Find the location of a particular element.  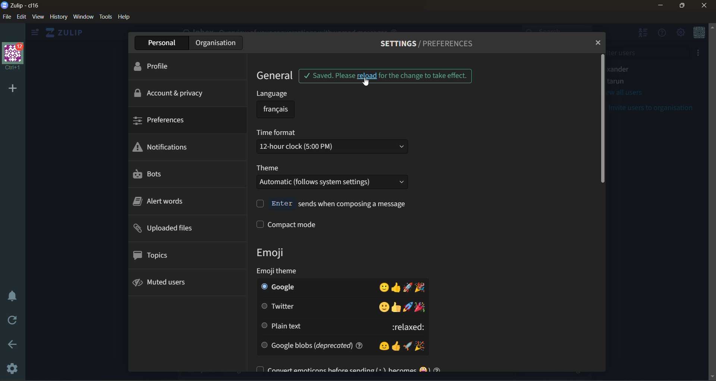

notifications is located at coordinates (167, 148).